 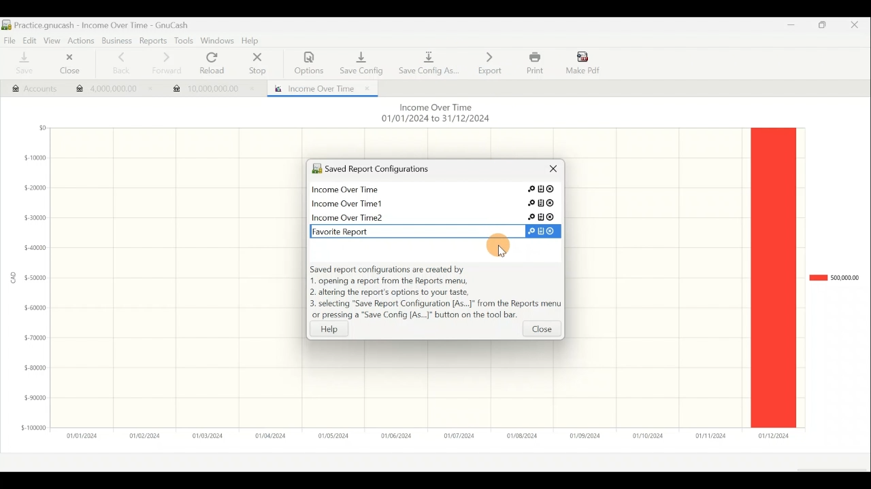 I want to click on Save, so click(x=22, y=64).